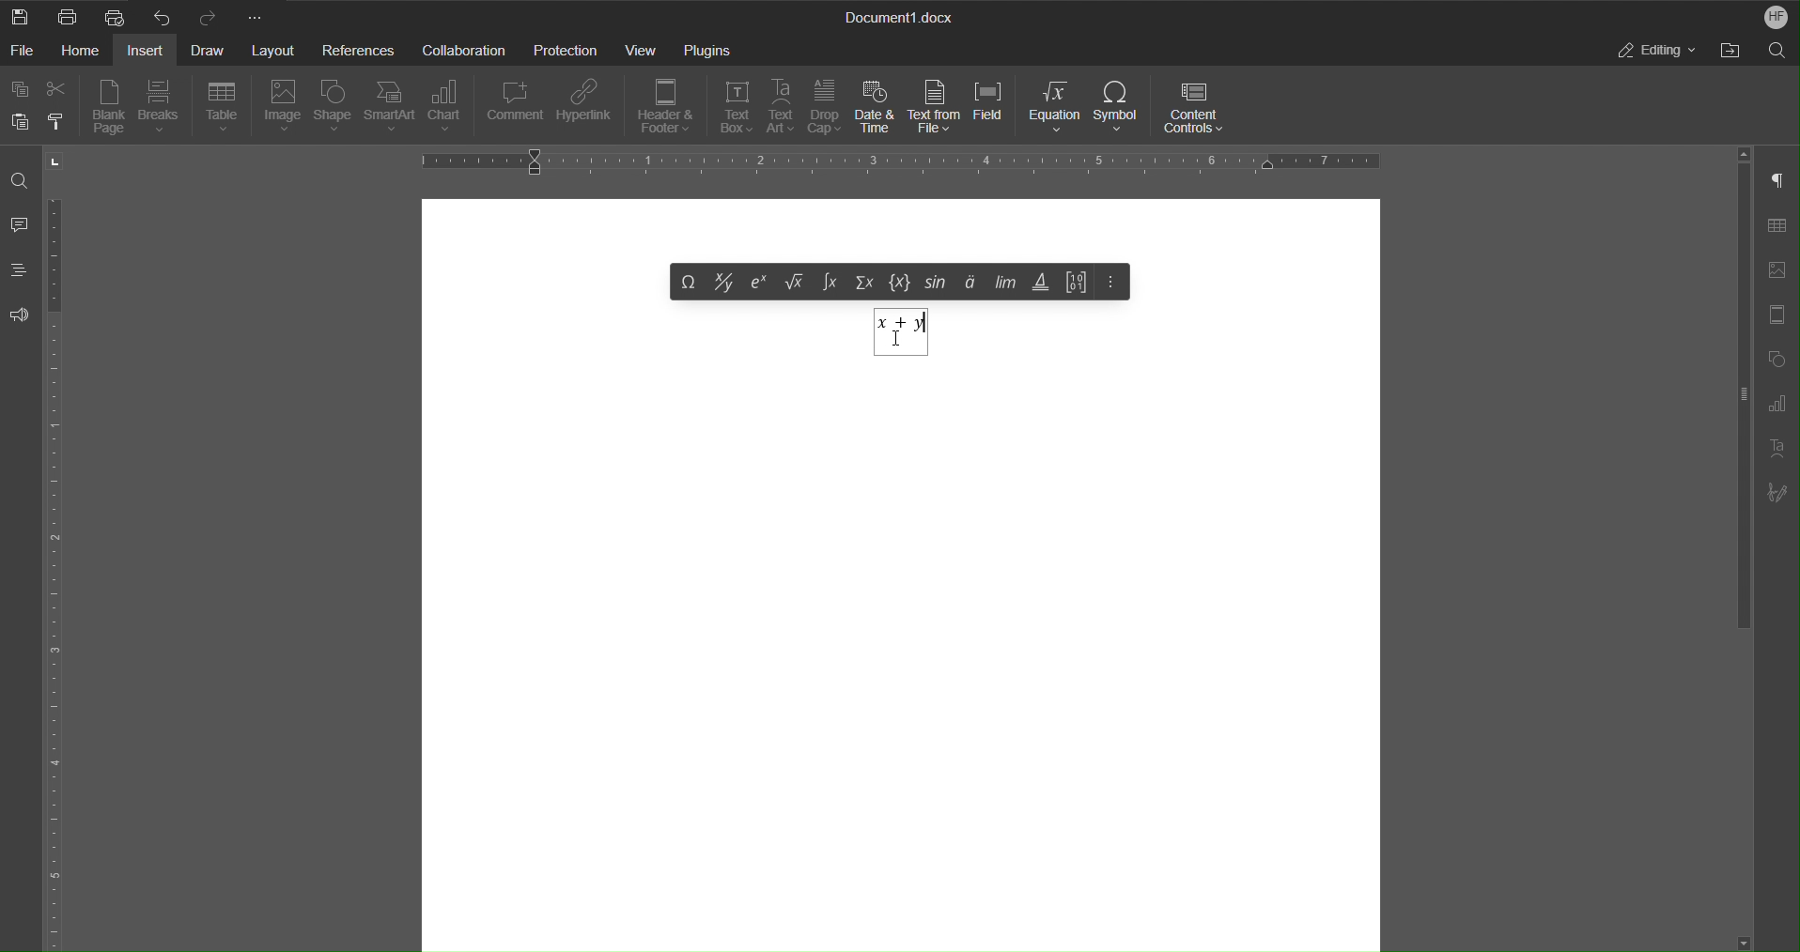  I want to click on Shape, so click(332, 108).